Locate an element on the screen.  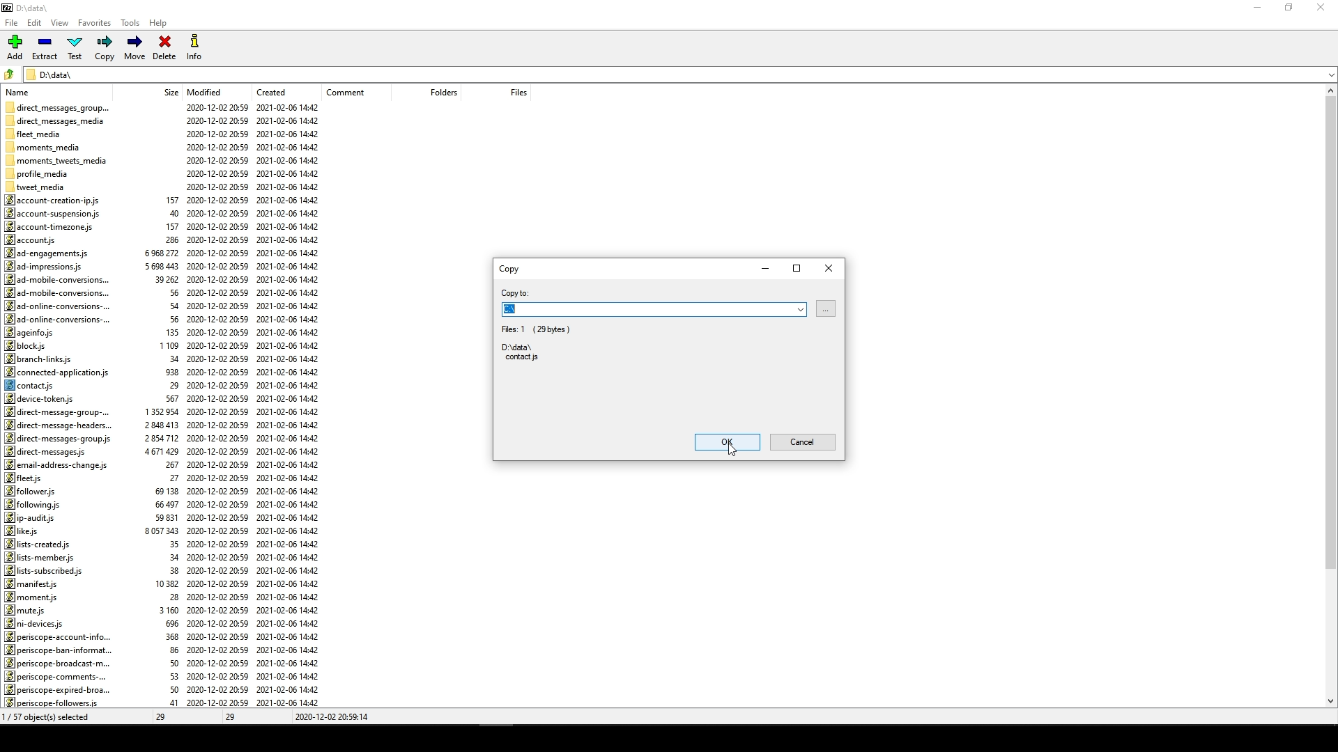
Help is located at coordinates (161, 25).